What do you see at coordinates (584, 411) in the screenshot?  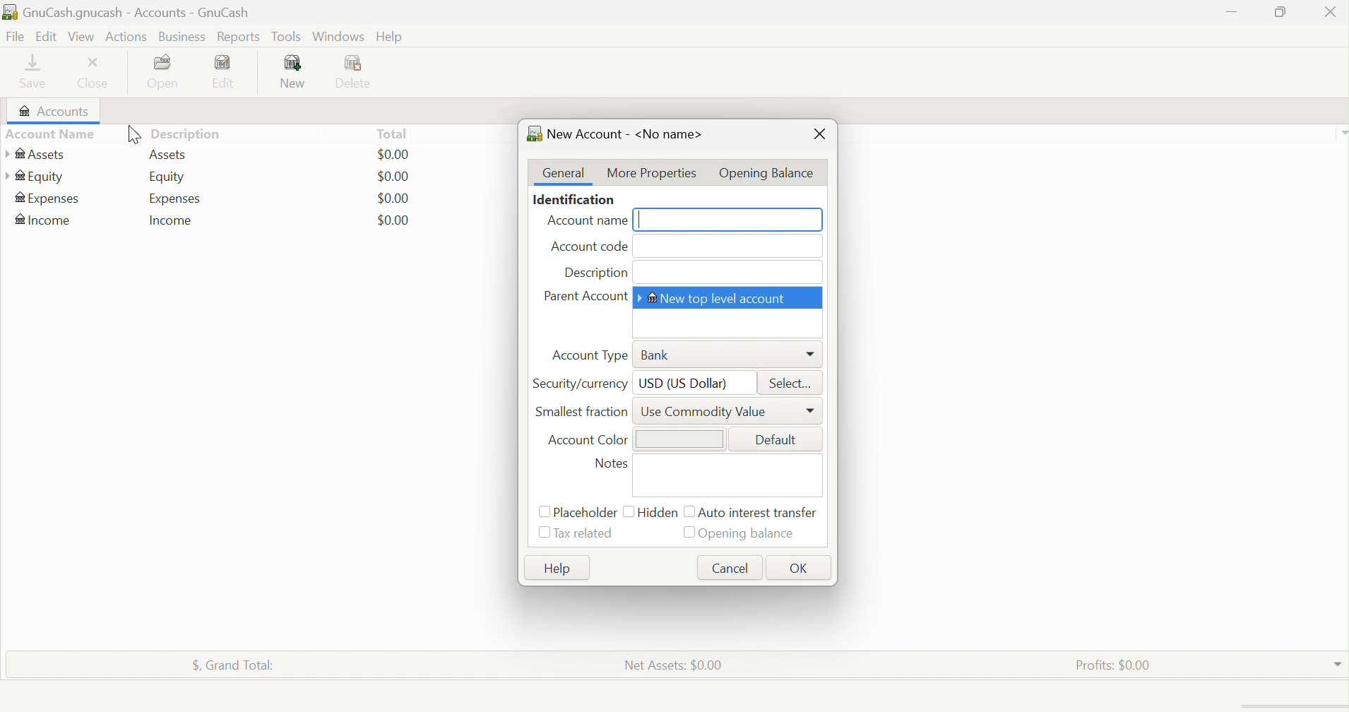 I see `Smallest fraction` at bounding box center [584, 411].